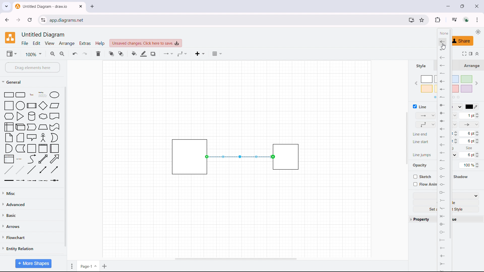  I want to click on add page, so click(105, 266).